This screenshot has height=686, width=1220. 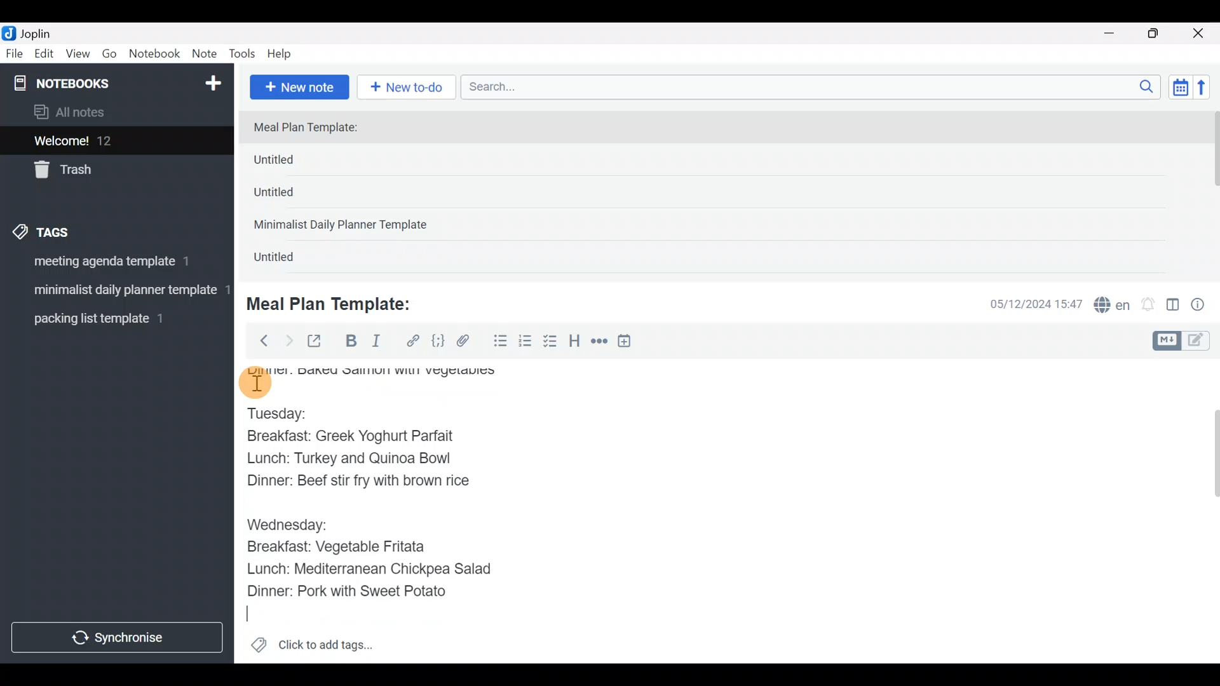 What do you see at coordinates (116, 292) in the screenshot?
I see `Tag 2` at bounding box center [116, 292].